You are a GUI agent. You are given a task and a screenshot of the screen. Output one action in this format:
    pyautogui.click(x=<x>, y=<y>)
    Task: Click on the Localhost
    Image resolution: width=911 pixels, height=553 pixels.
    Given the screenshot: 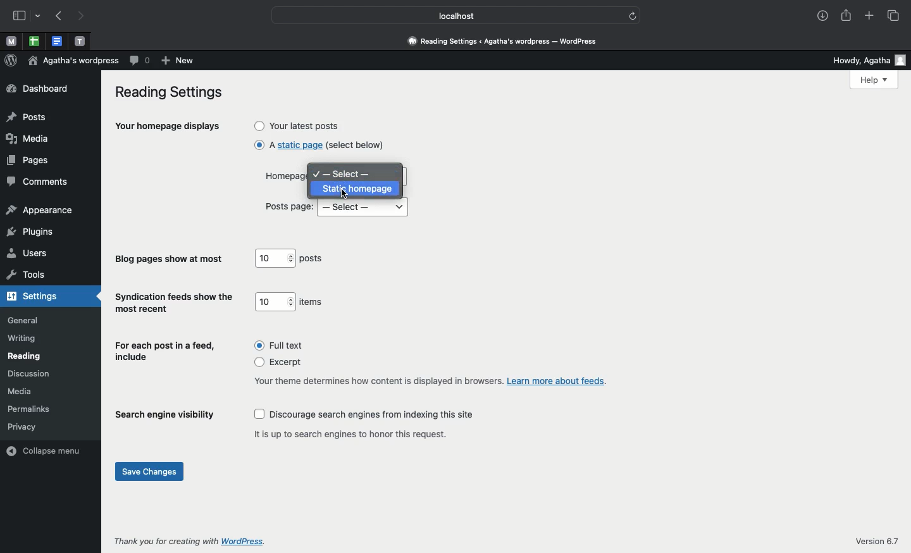 What is the action you would take?
    pyautogui.click(x=449, y=16)
    